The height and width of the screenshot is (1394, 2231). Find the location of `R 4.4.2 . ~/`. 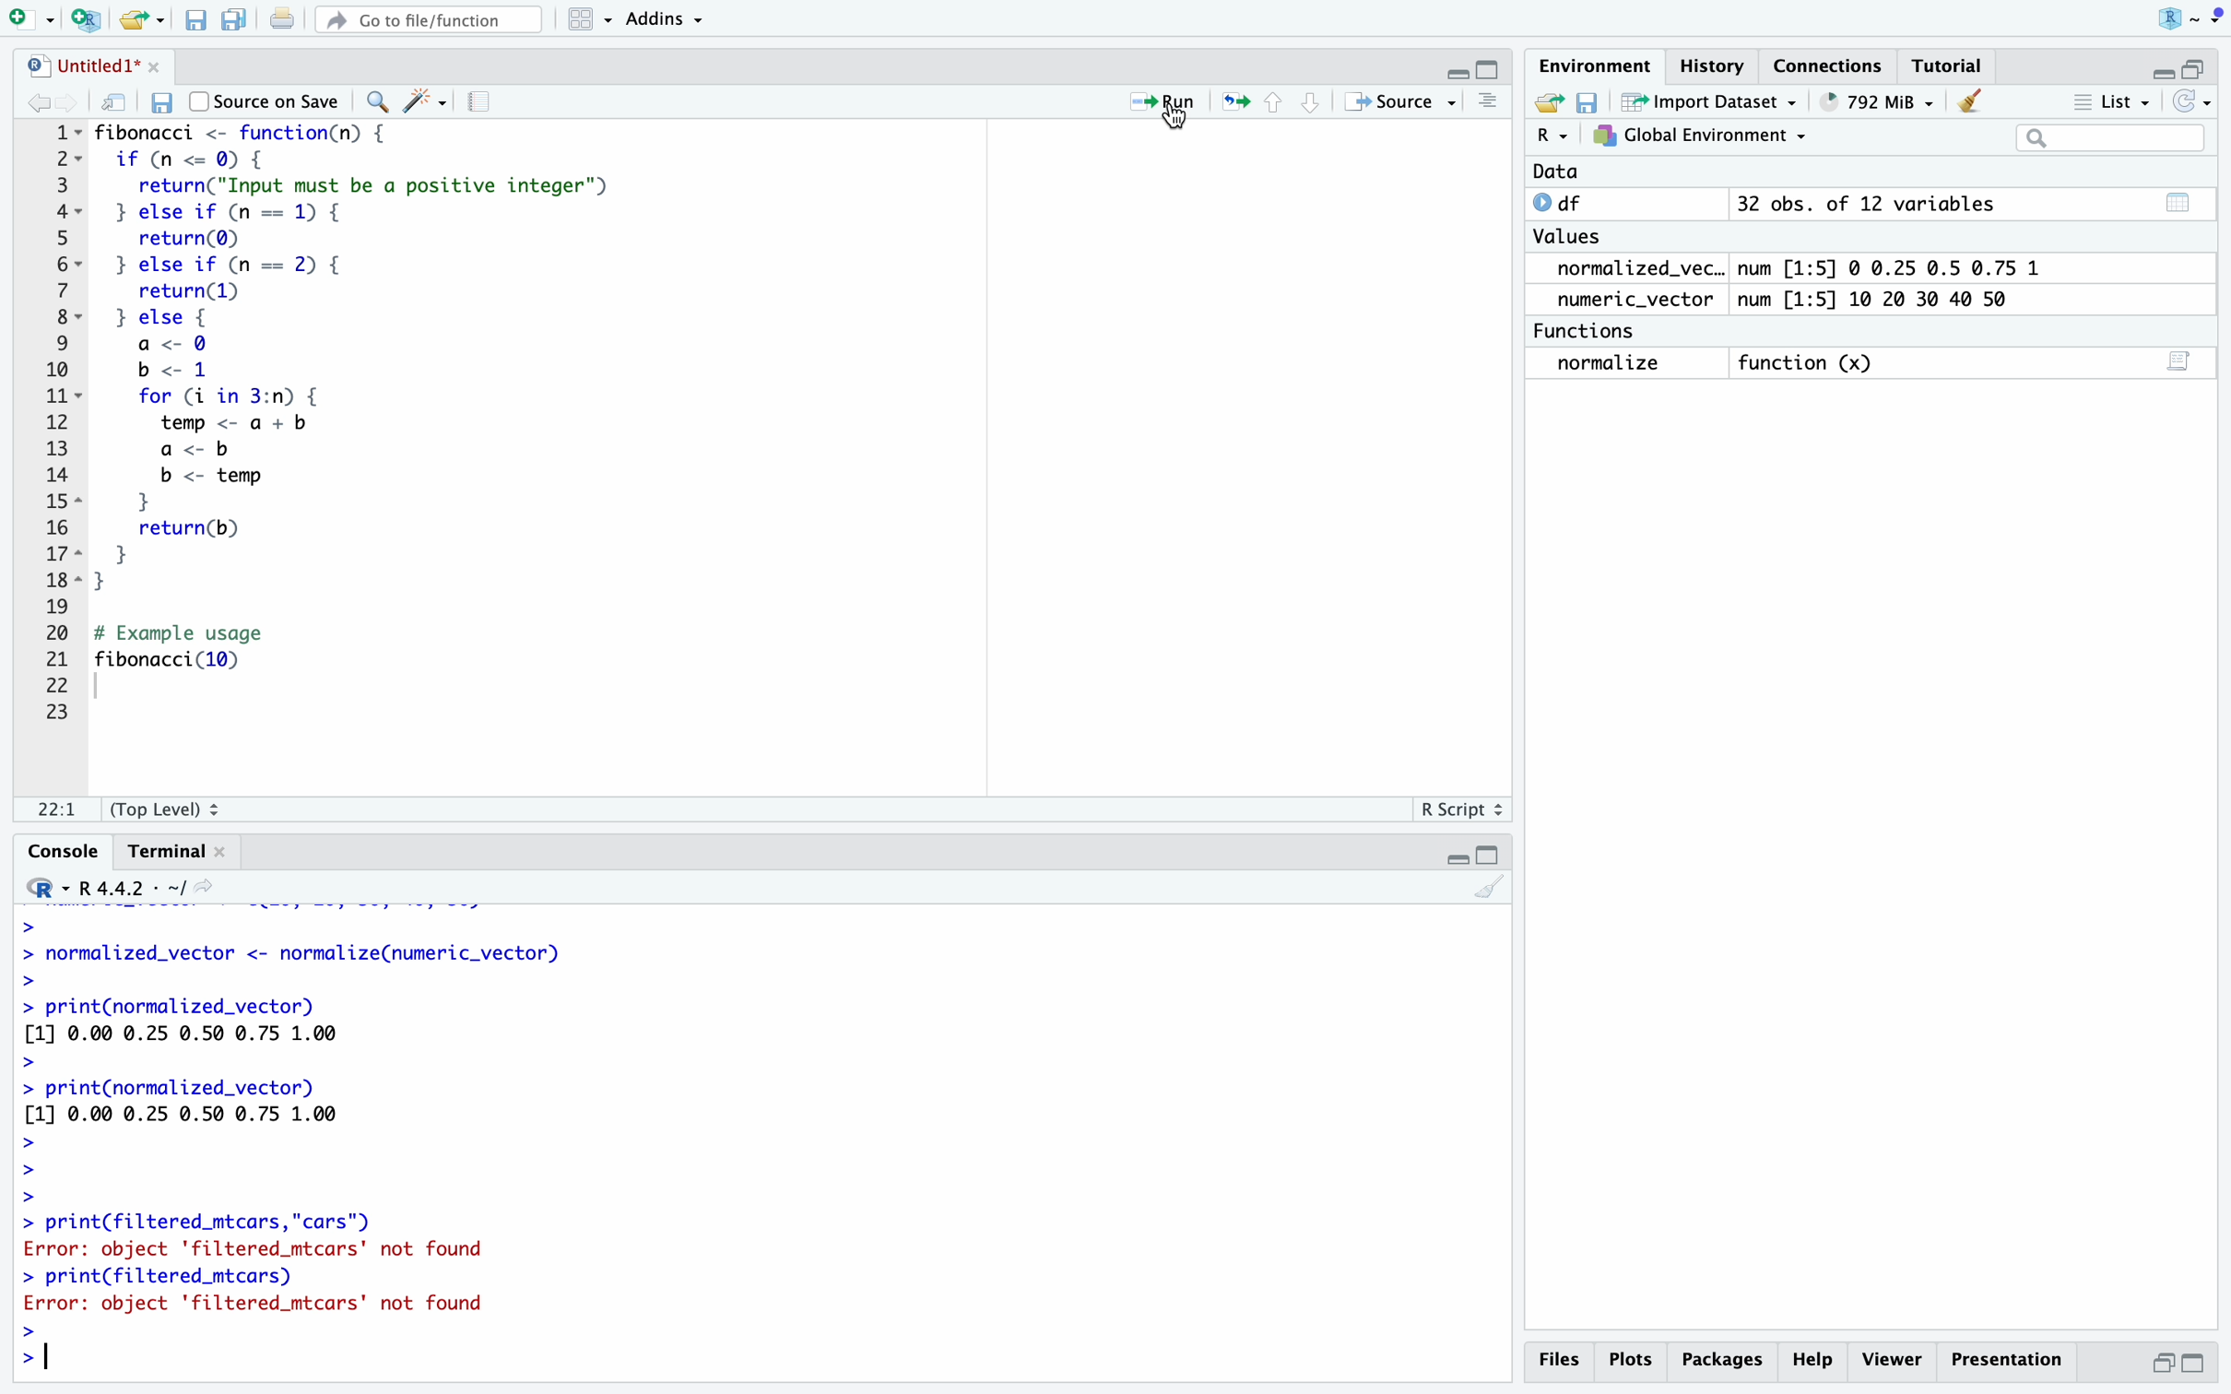

R 4.4.2 . ~/ is located at coordinates (132, 891).